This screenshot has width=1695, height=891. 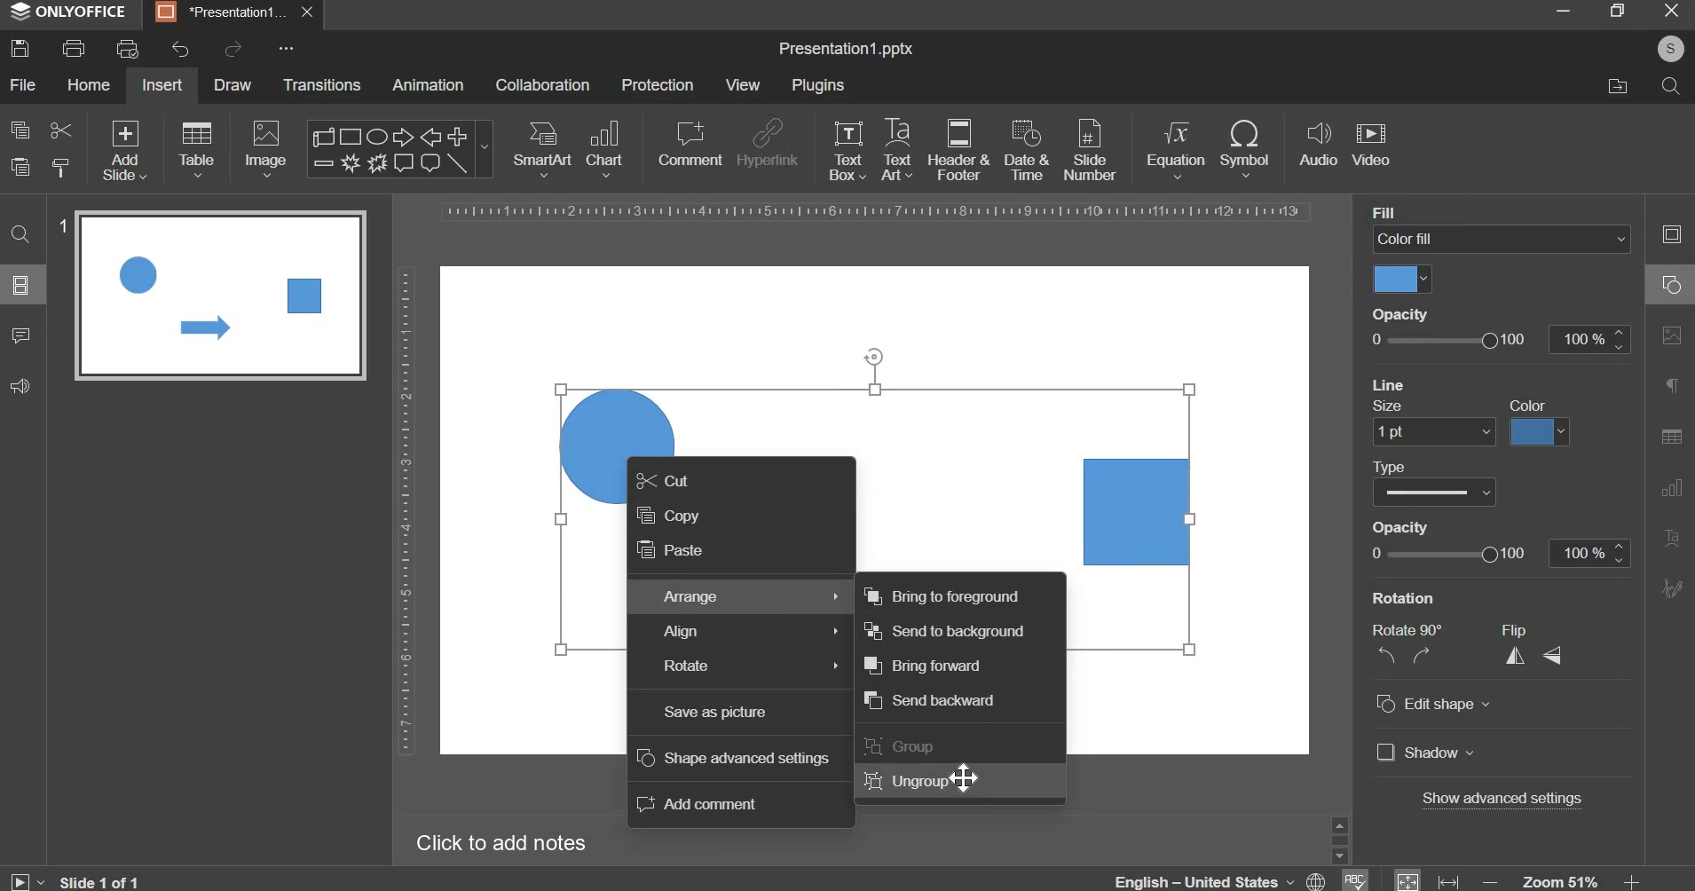 What do you see at coordinates (1175, 147) in the screenshot?
I see `equation` at bounding box center [1175, 147].